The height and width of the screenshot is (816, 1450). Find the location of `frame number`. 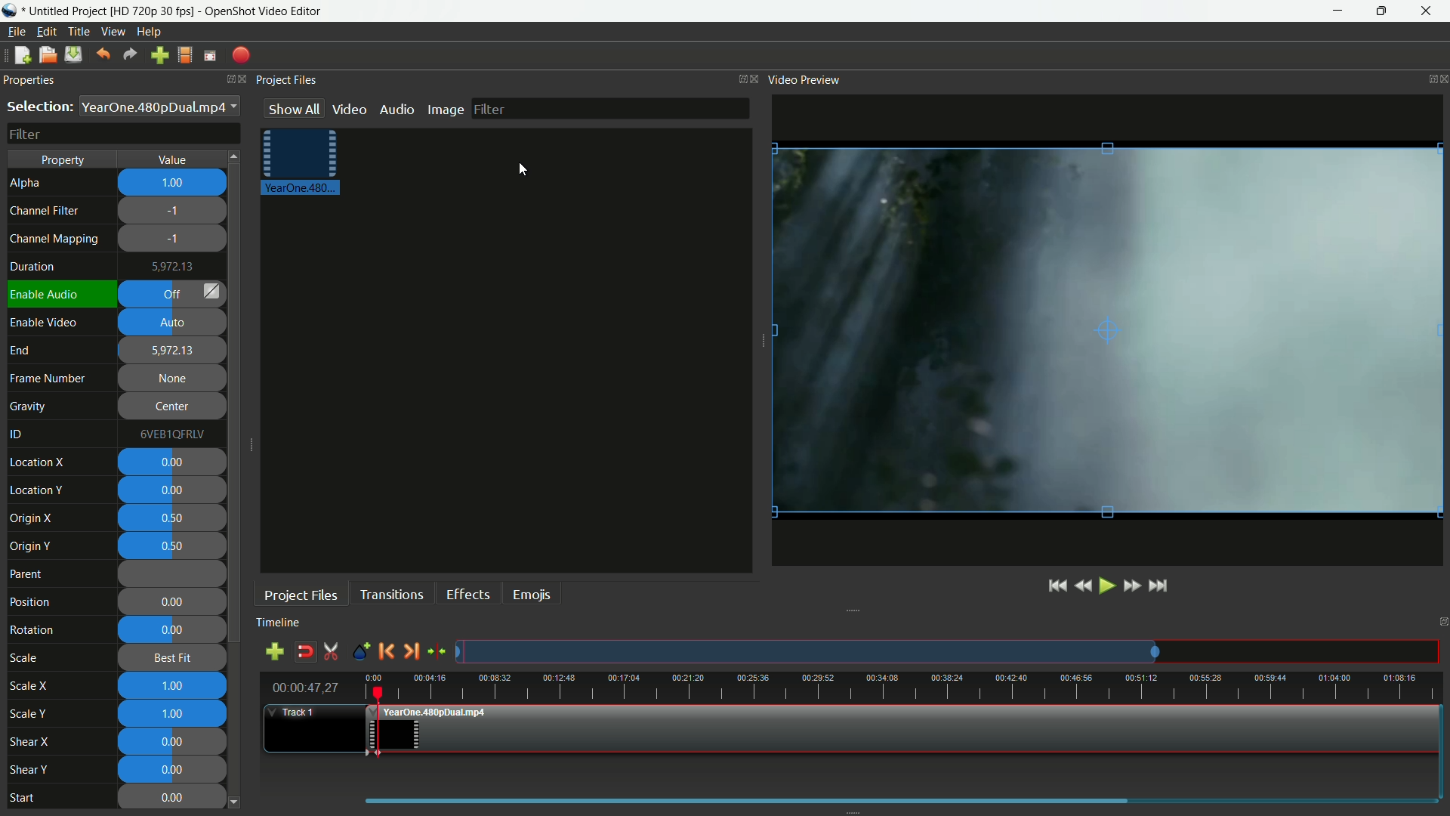

frame number is located at coordinates (48, 379).